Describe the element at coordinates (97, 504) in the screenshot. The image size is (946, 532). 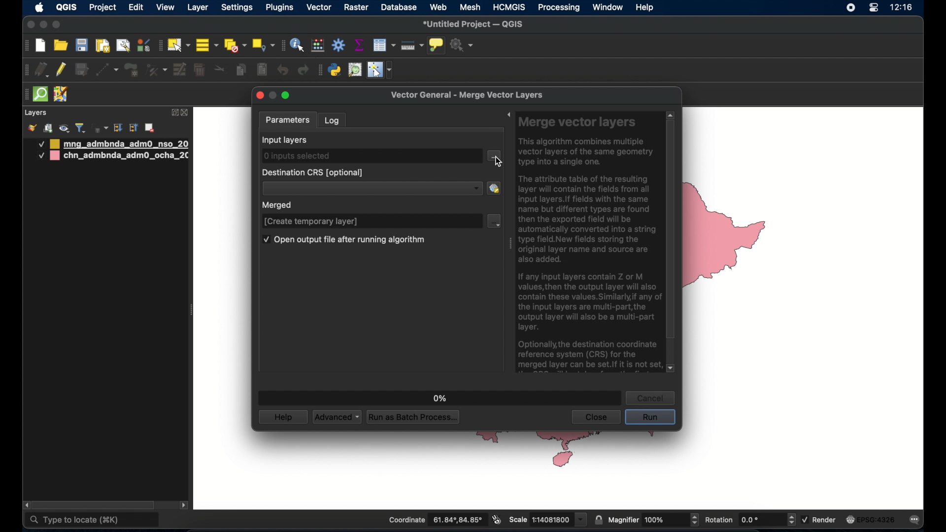
I see `scroll box` at that location.